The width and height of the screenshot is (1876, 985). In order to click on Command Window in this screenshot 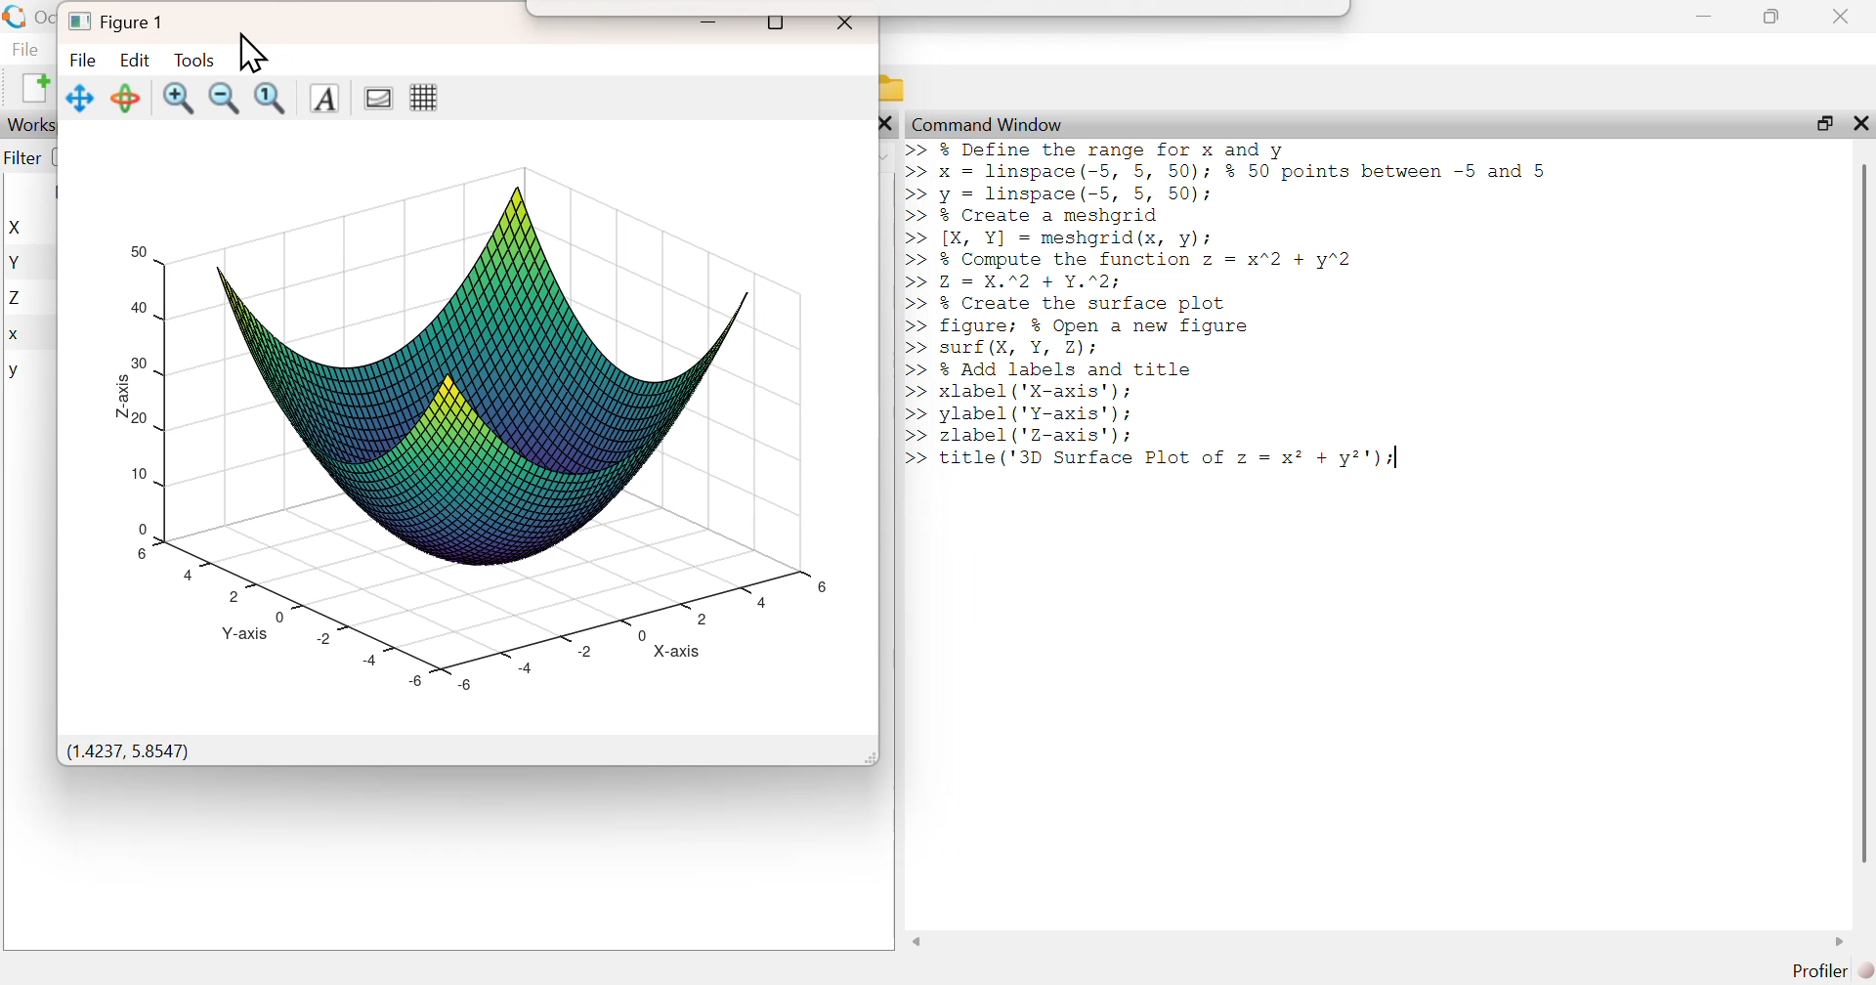, I will do `click(990, 124)`.